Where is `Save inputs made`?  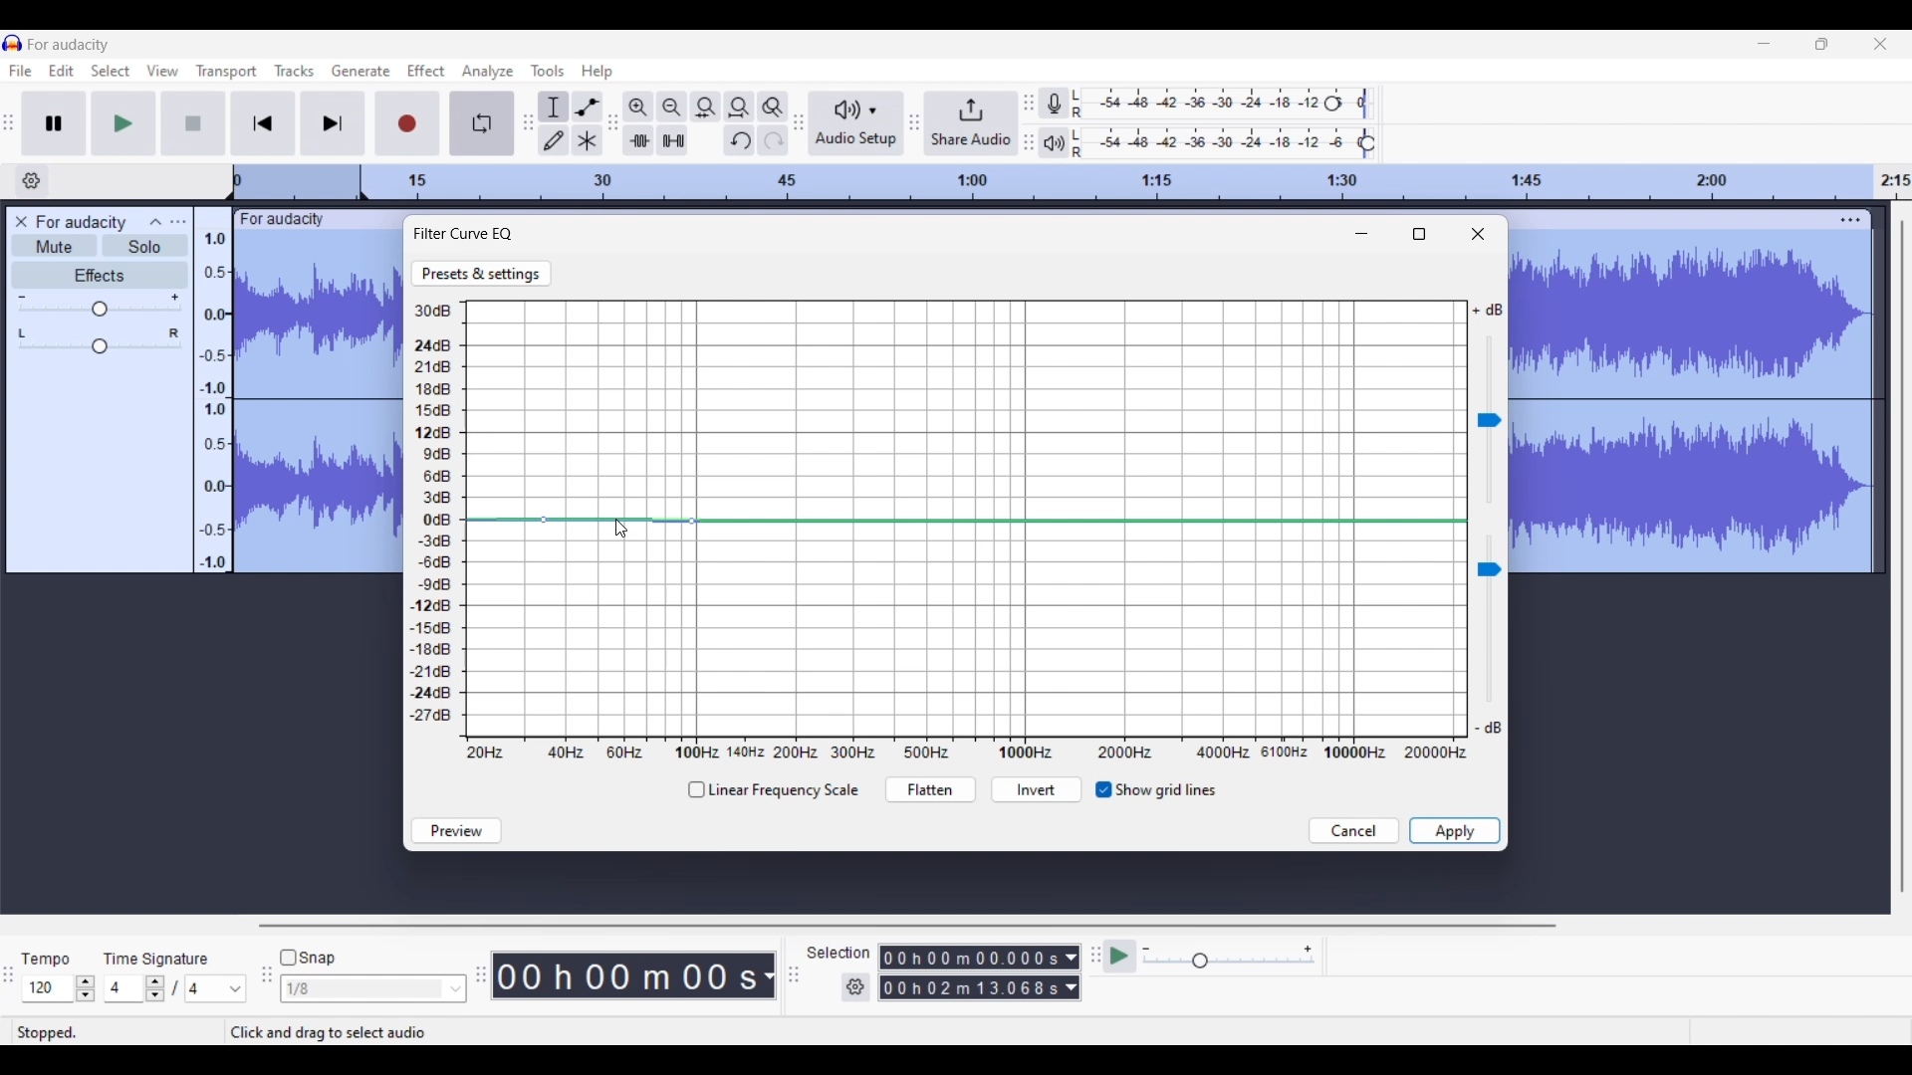 Save inputs made is located at coordinates (1455, 831).